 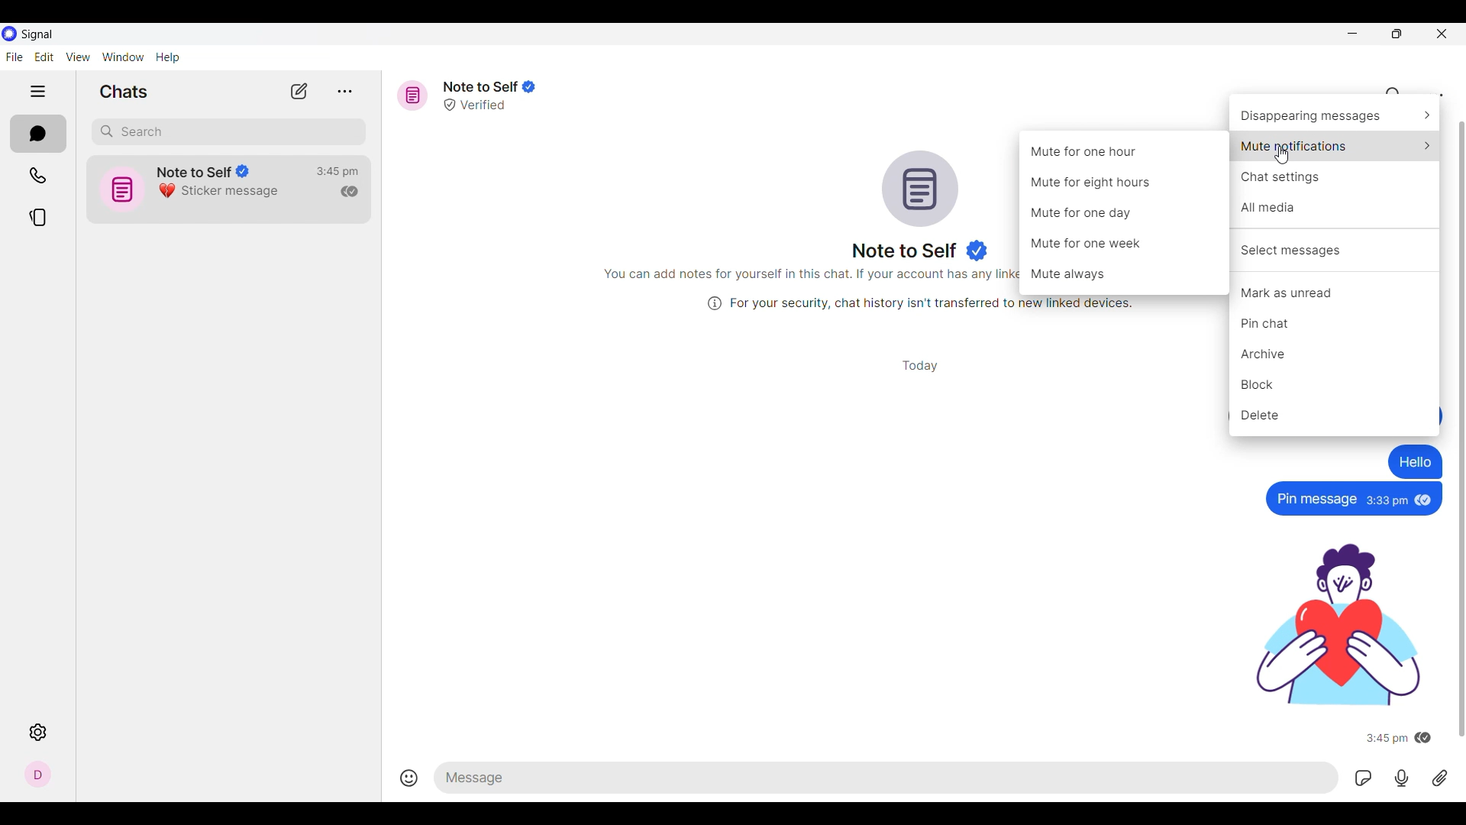 I want to click on Calls, so click(x=38, y=175).